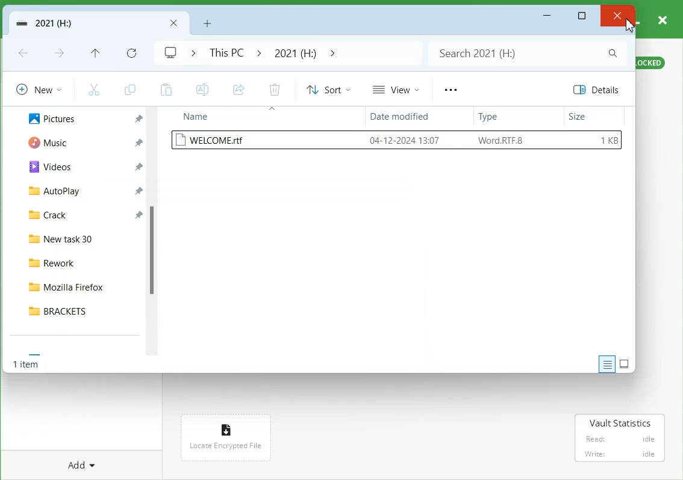 This screenshot has width=683, height=480. I want to click on Paste, so click(164, 88).